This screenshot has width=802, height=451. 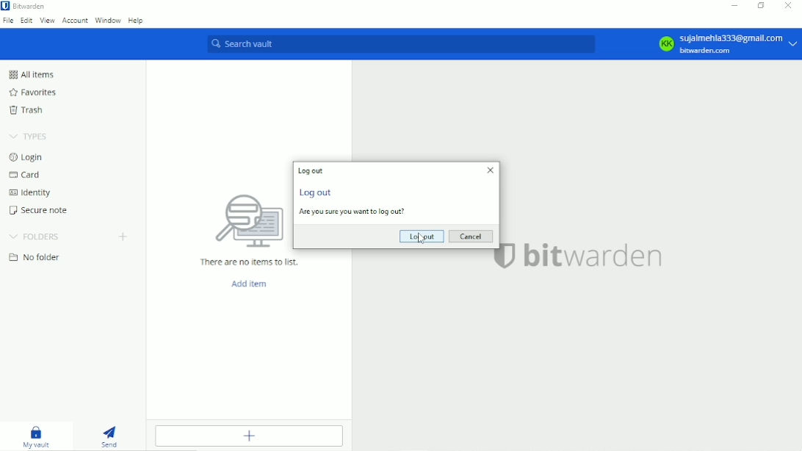 What do you see at coordinates (73, 21) in the screenshot?
I see `Account` at bounding box center [73, 21].